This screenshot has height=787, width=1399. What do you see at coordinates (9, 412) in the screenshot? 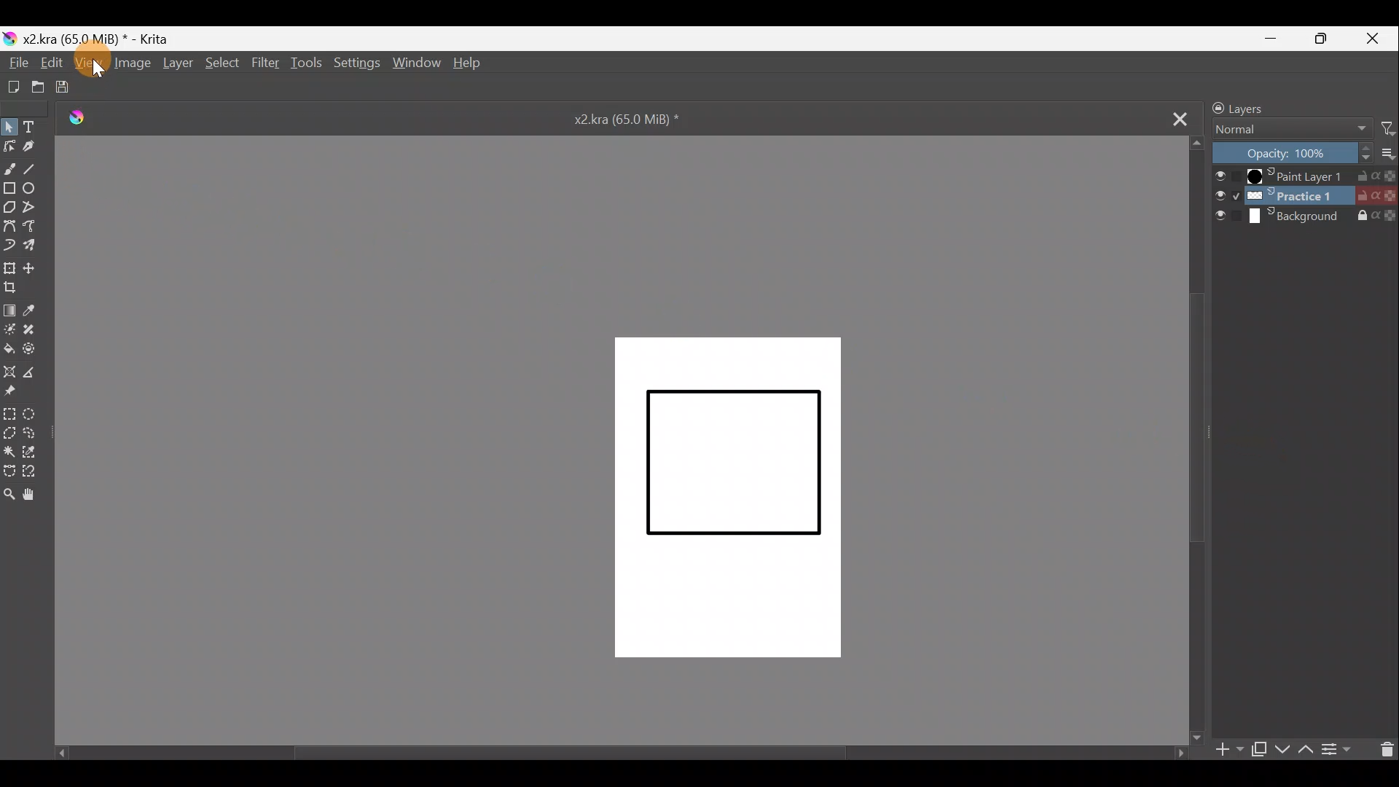
I see `Rectangular selection tool` at bounding box center [9, 412].